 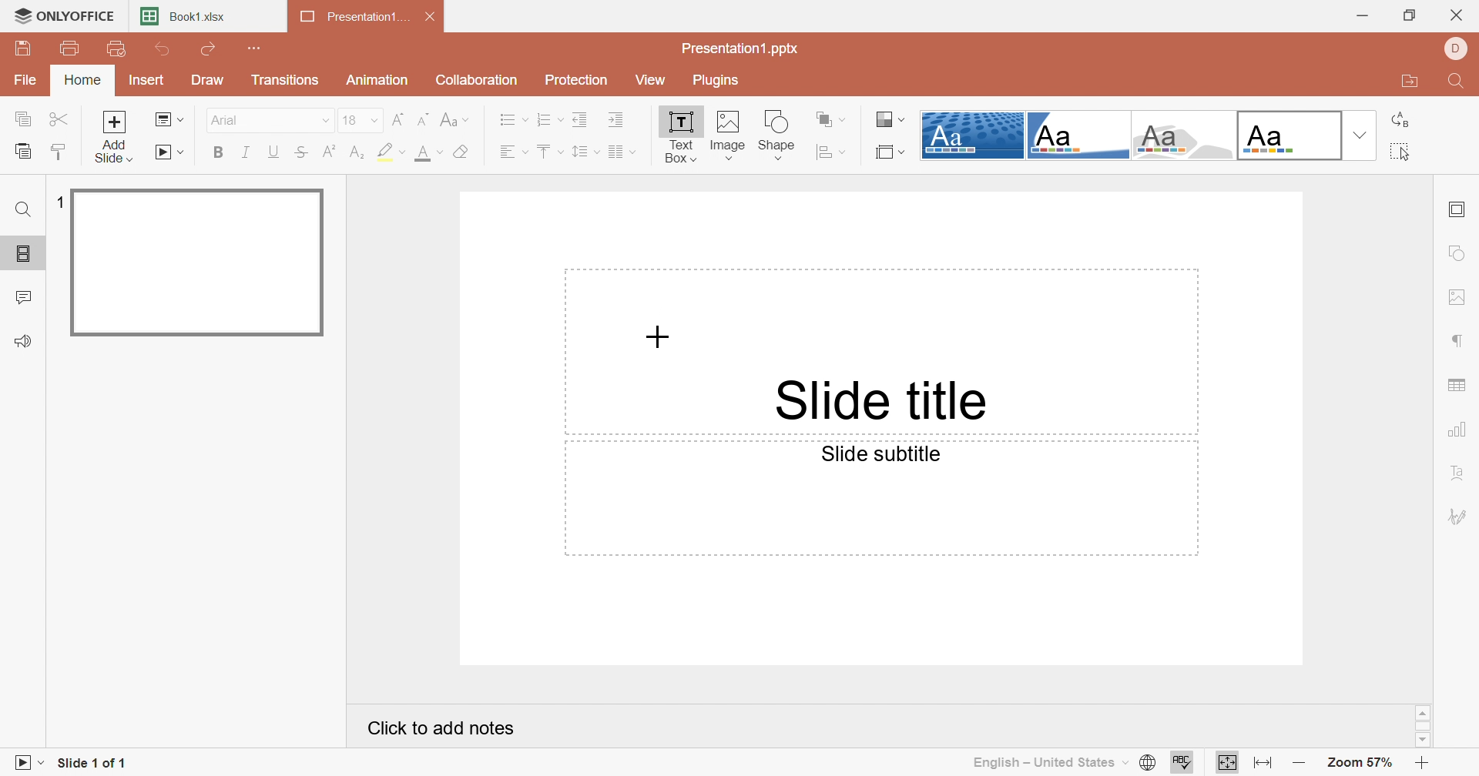 What do you see at coordinates (583, 152) in the screenshot?
I see `Line spacing` at bounding box center [583, 152].